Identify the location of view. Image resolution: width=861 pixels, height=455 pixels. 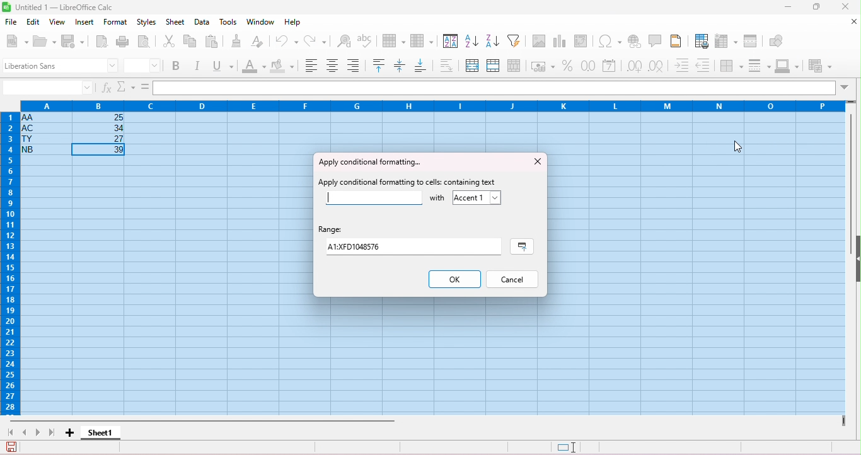
(57, 23).